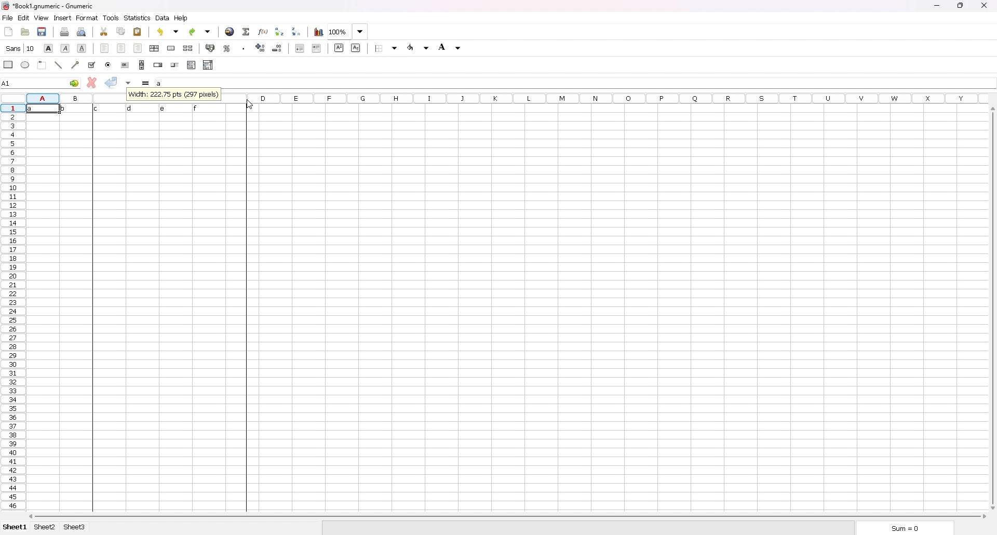  I want to click on scroll bar, so click(142, 65).